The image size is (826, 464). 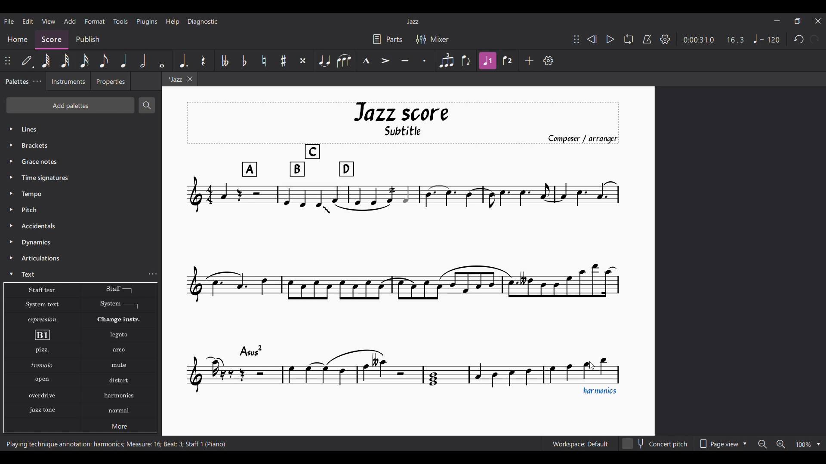 I want to click on 16th note, so click(x=84, y=61).